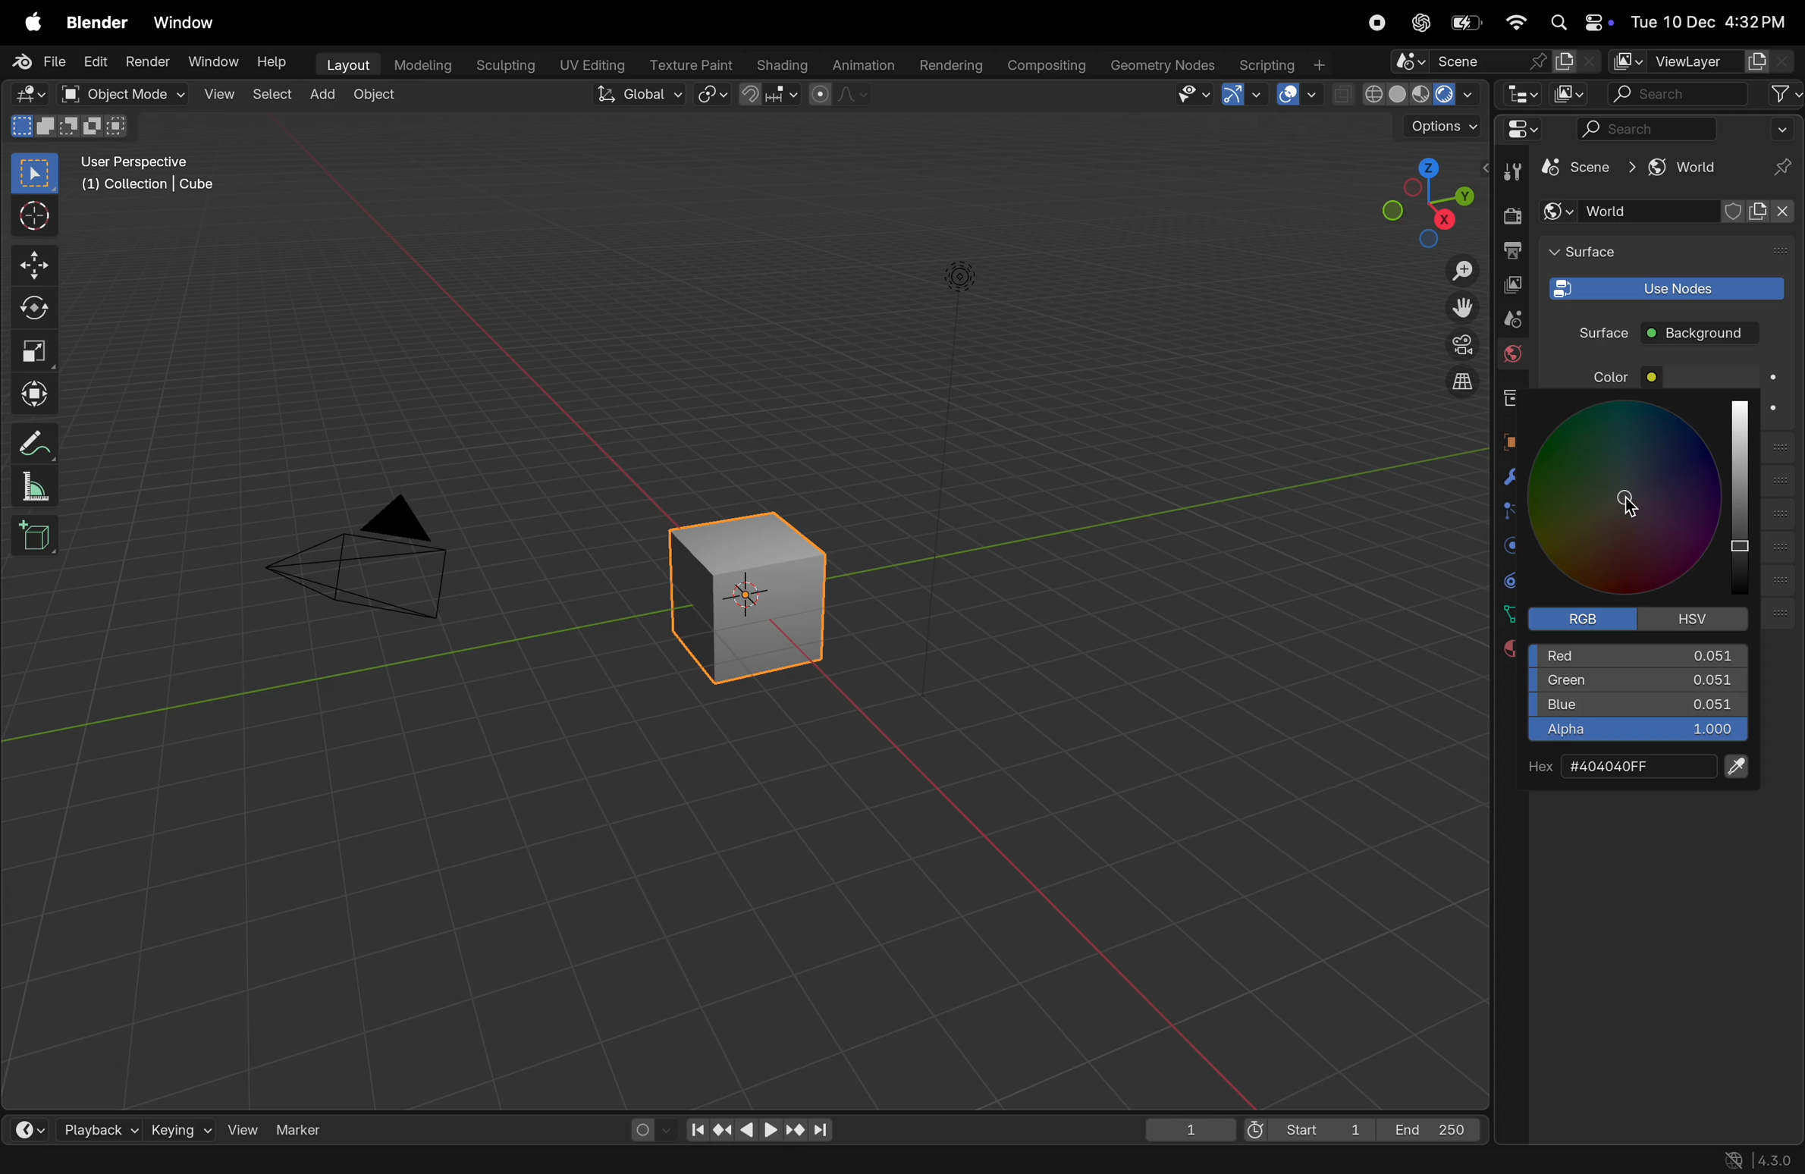  What do you see at coordinates (36, 350) in the screenshot?
I see `shape` at bounding box center [36, 350].